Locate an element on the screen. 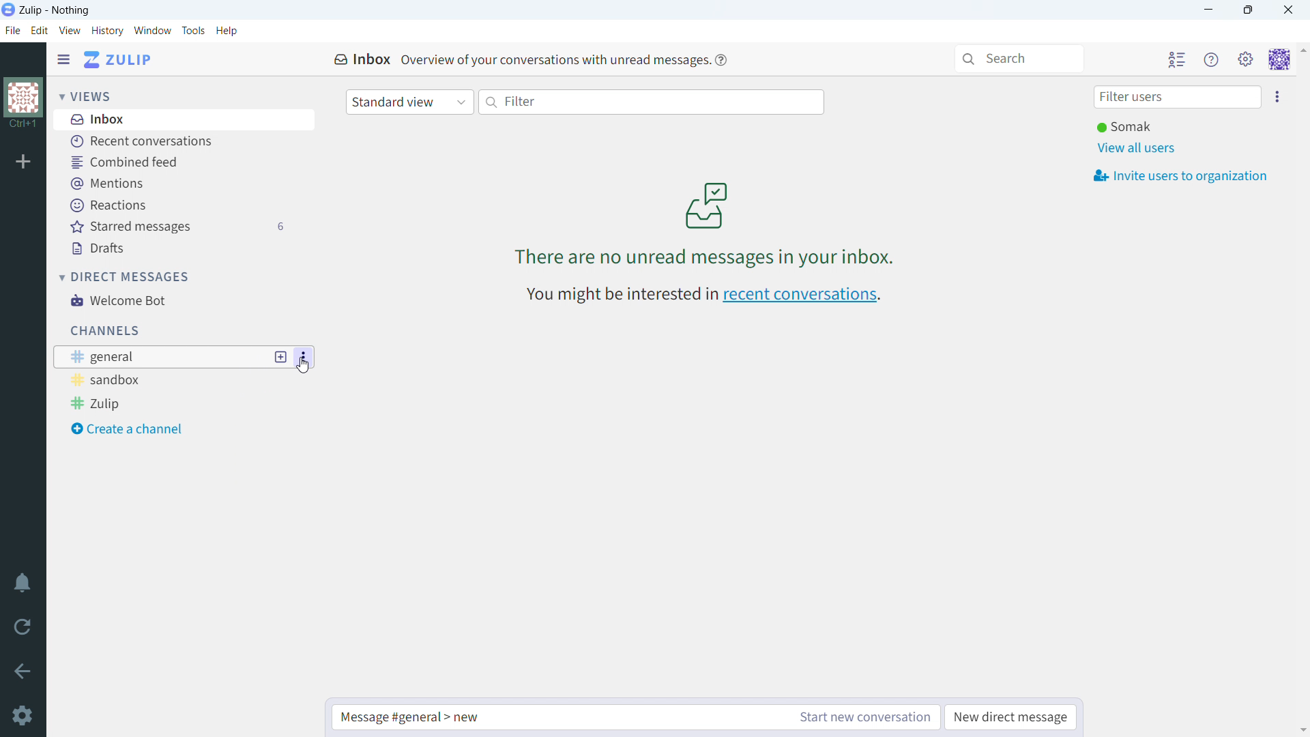 The image size is (1310, 737). recent conversations is located at coordinates (173, 143).